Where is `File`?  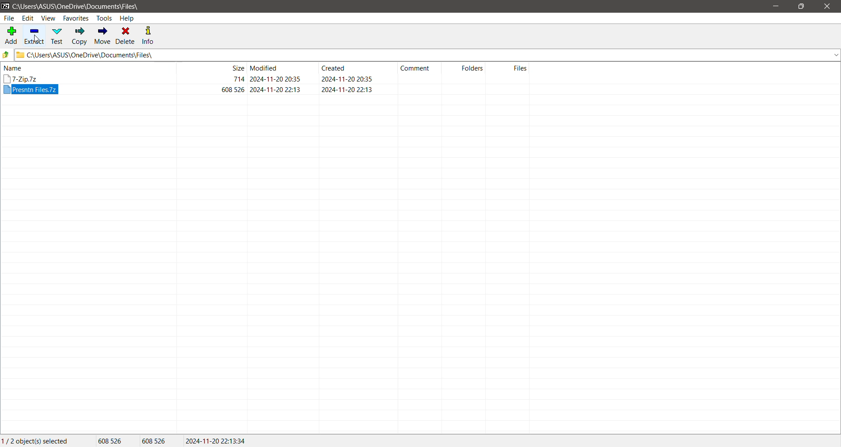
File is located at coordinates (9, 18).